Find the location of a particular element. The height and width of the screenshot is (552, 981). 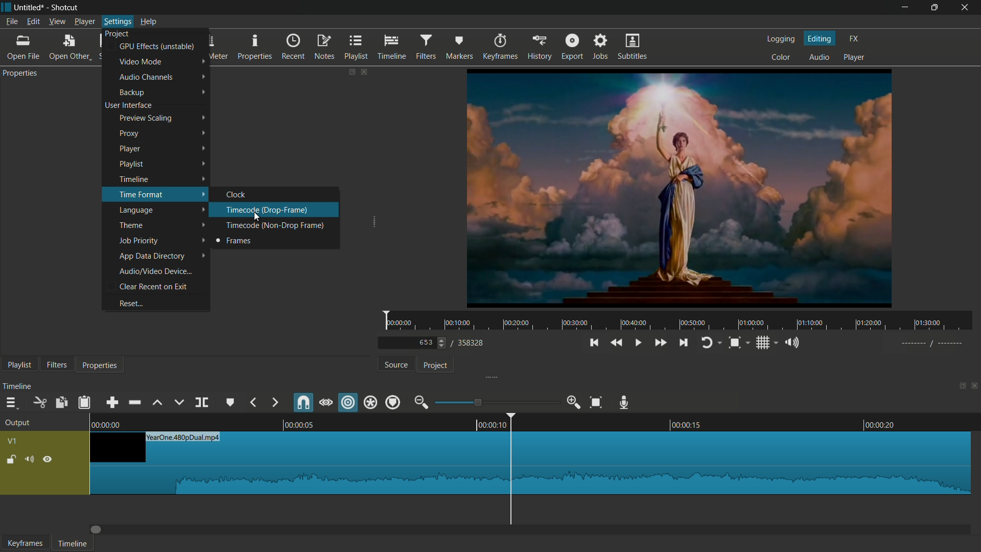

change layout is located at coordinates (352, 72).